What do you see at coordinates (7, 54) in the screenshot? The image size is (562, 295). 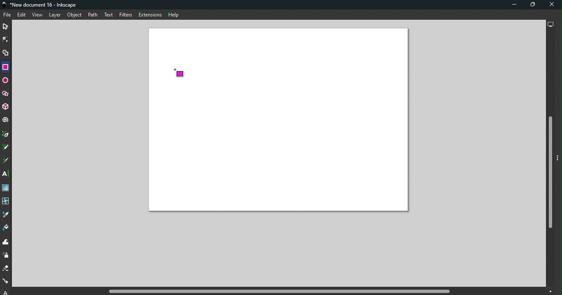 I see `Shape builder tool` at bounding box center [7, 54].